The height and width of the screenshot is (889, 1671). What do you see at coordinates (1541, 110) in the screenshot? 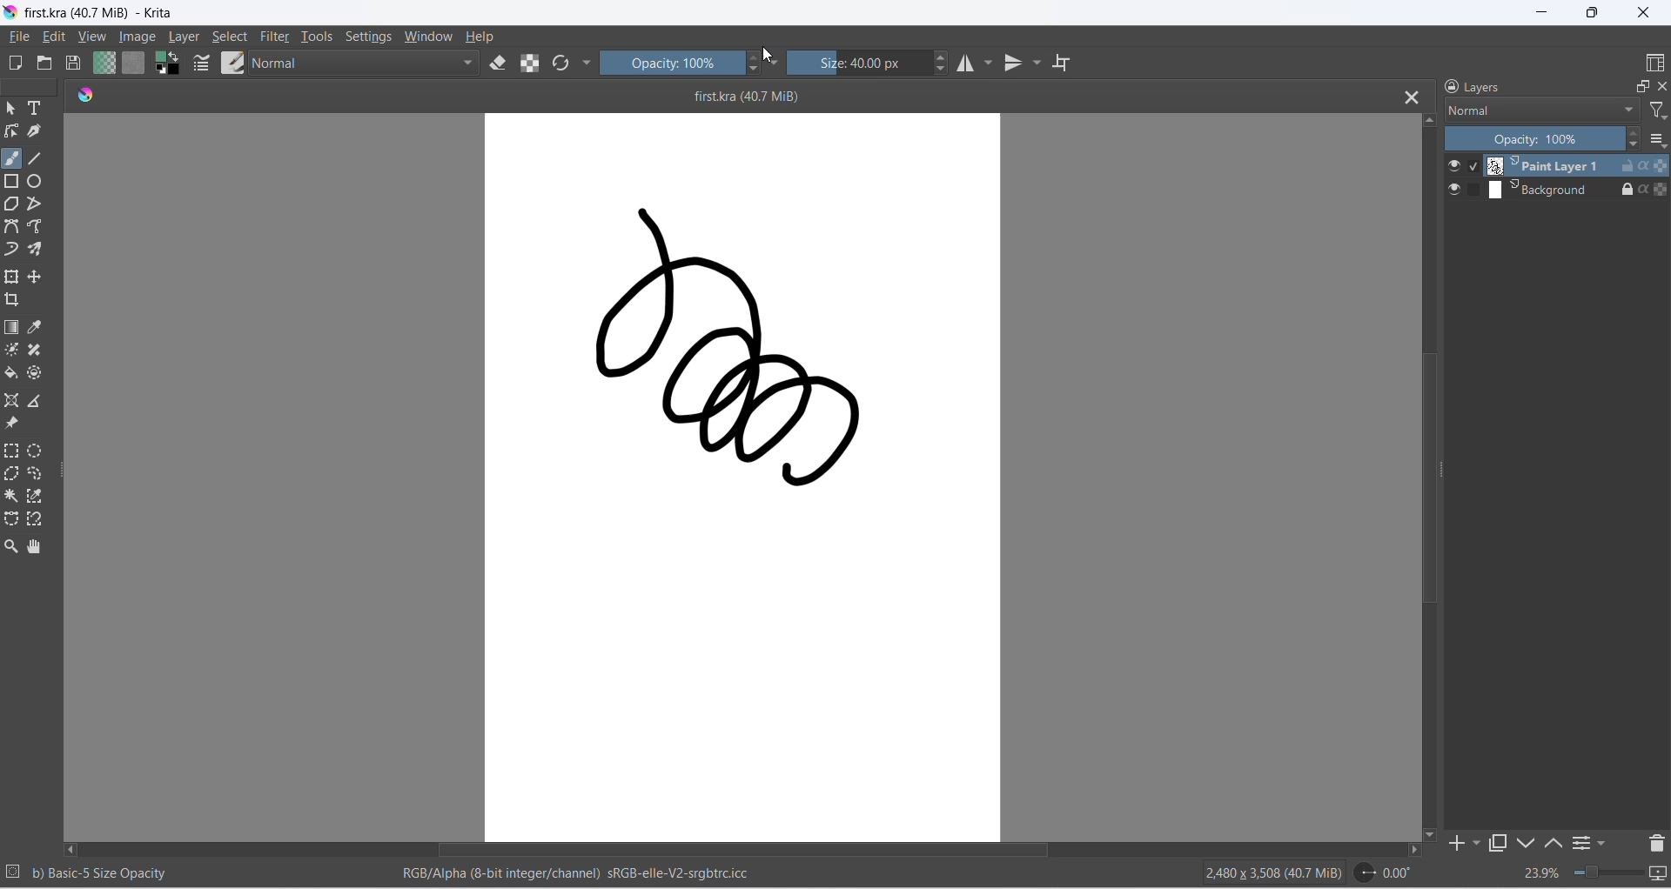
I see `layer type` at bounding box center [1541, 110].